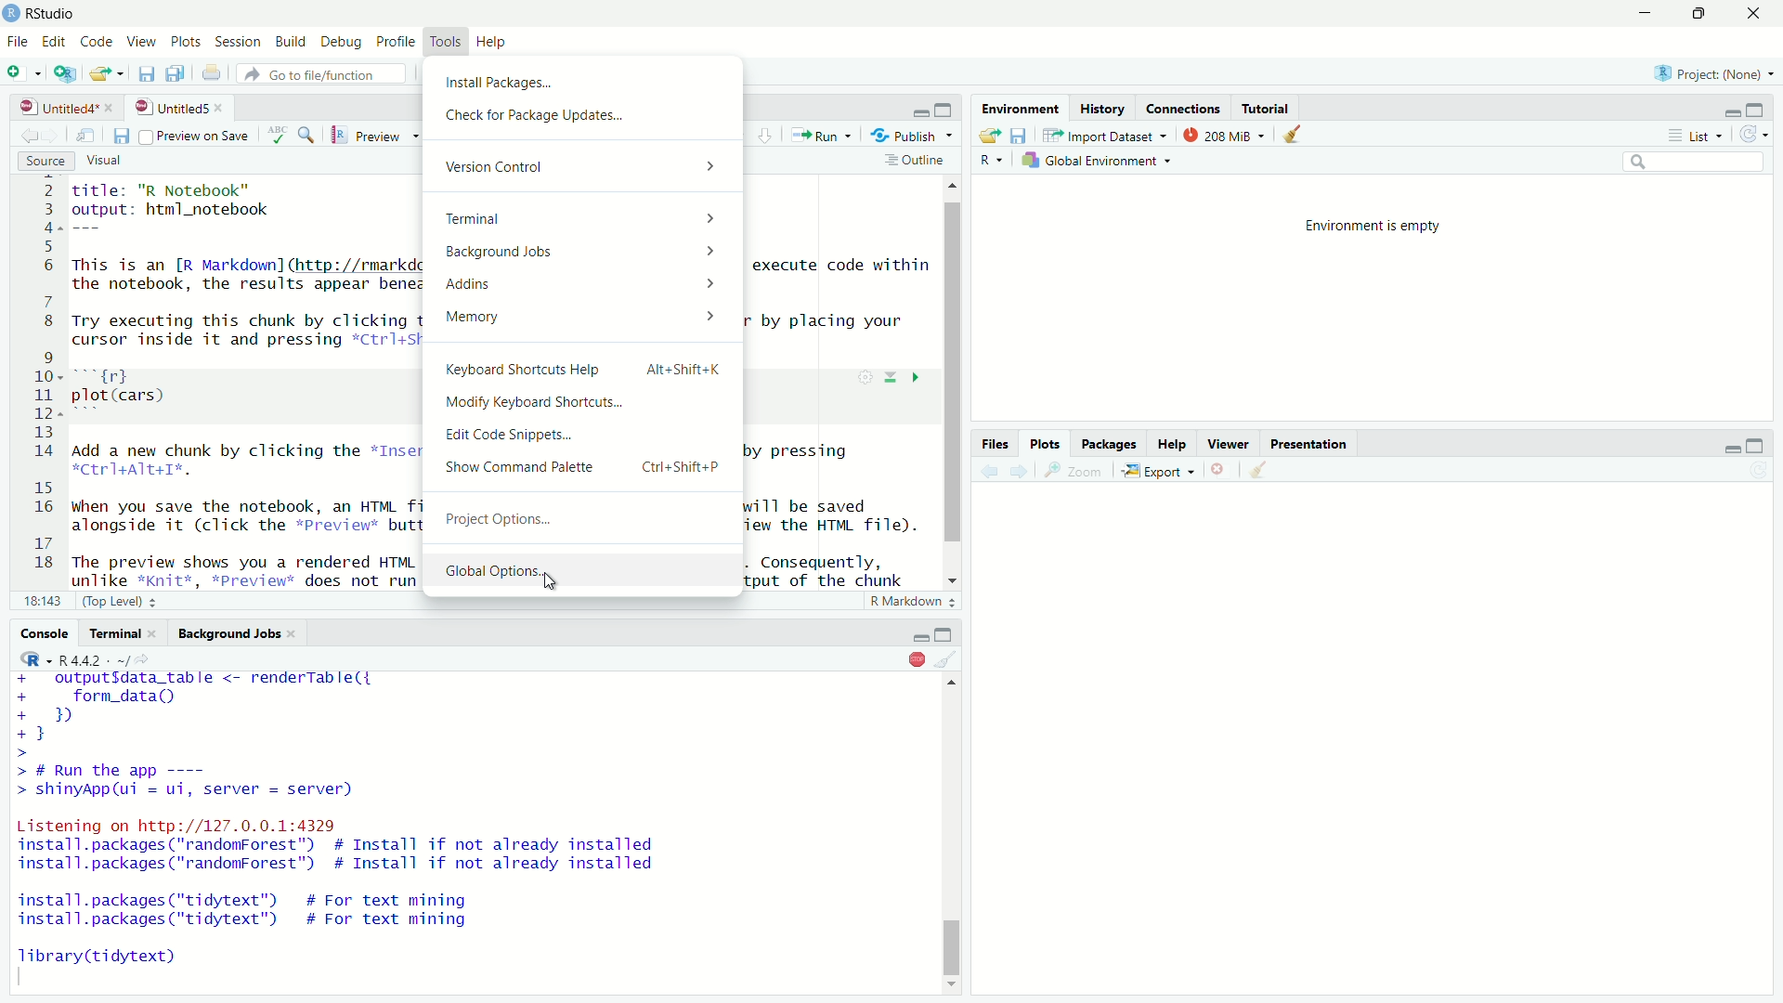 The width and height of the screenshot is (1783, 1003). What do you see at coordinates (1175, 446) in the screenshot?
I see `Help` at bounding box center [1175, 446].